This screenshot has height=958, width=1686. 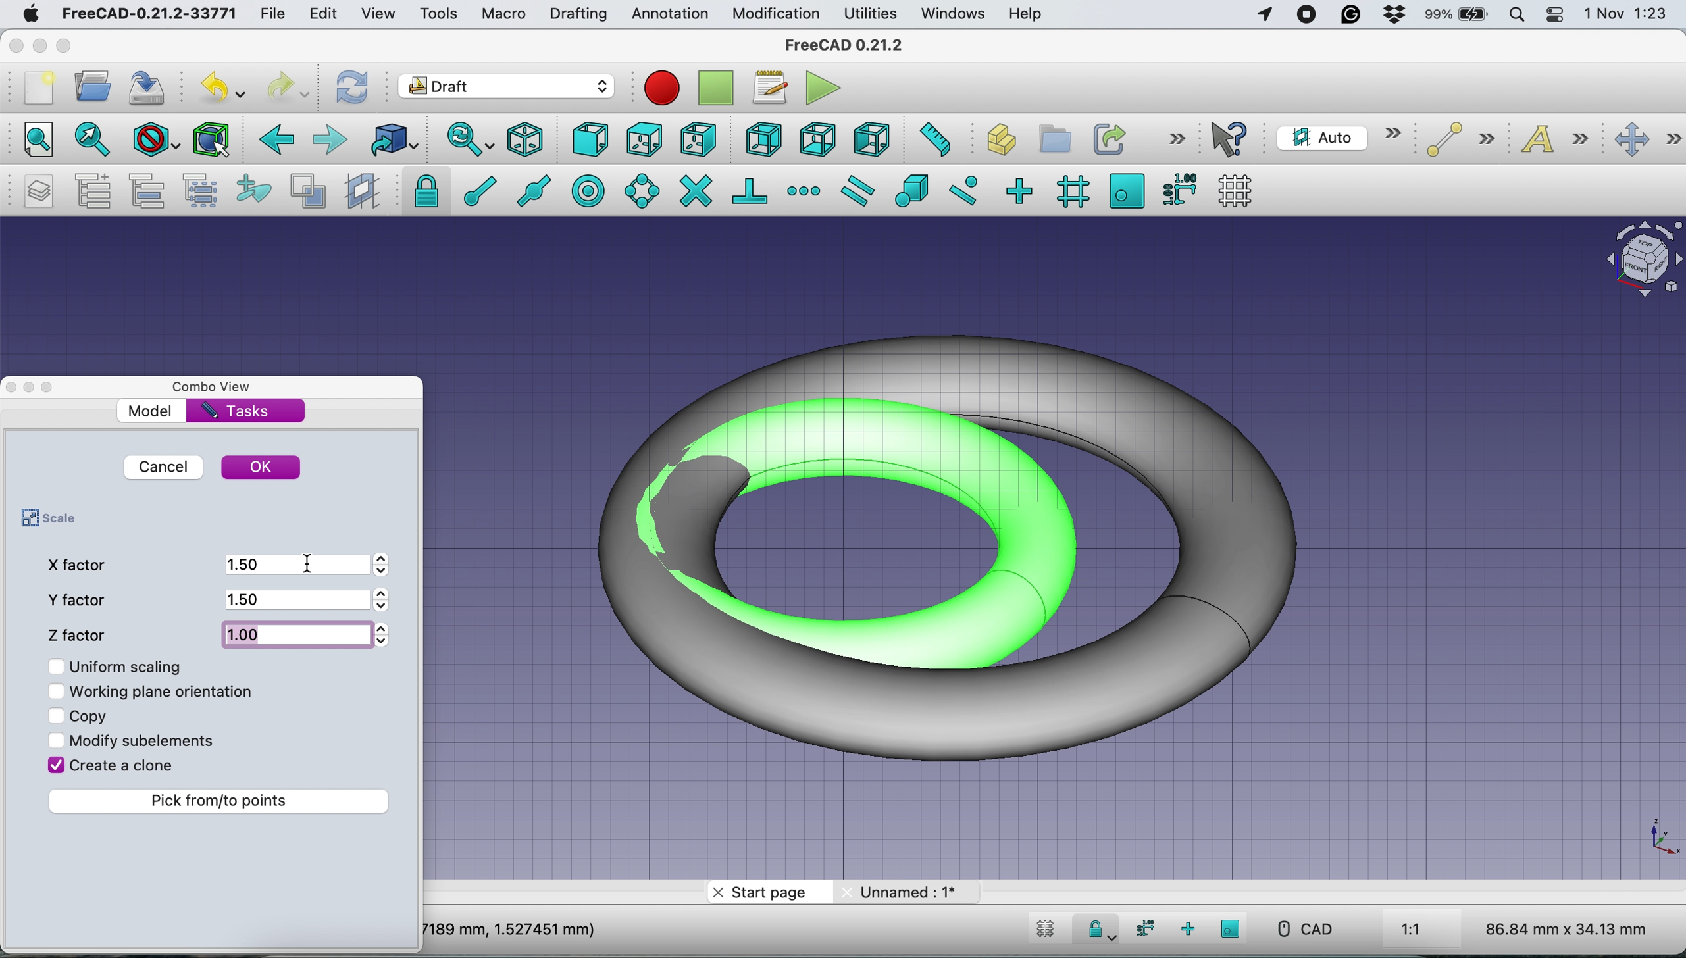 What do you see at coordinates (1023, 14) in the screenshot?
I see `help` at bounding box center [1023, 14].